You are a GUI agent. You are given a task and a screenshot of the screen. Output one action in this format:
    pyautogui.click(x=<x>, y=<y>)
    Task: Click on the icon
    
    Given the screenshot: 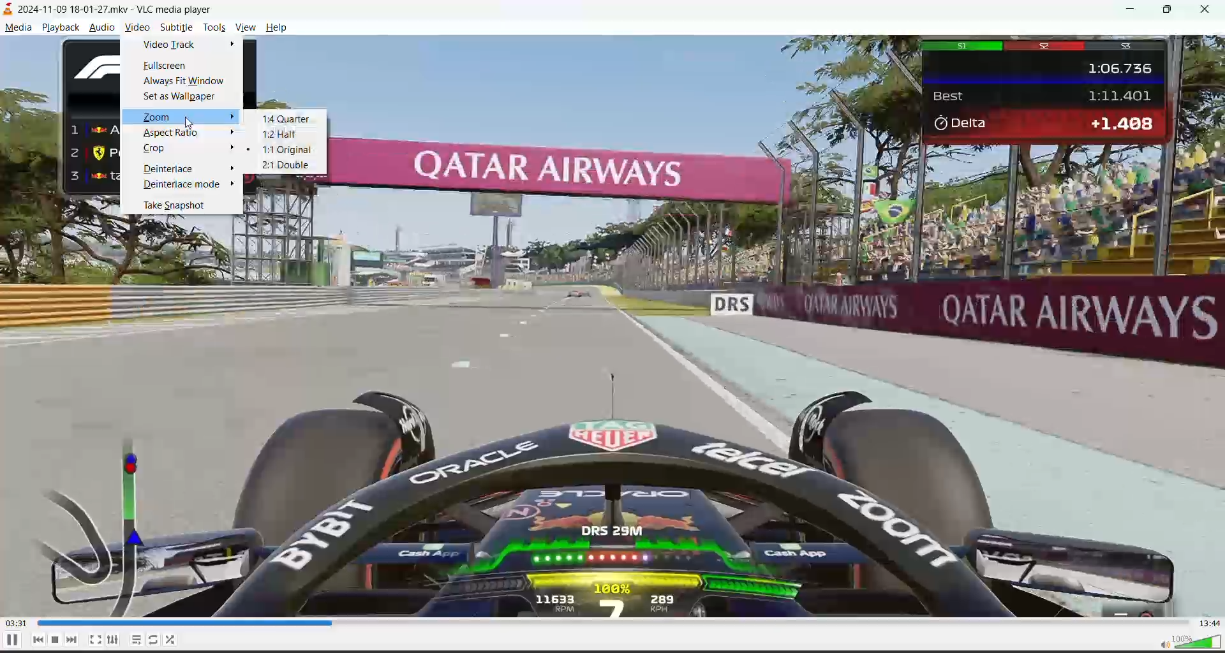 What is the action you would take?
    pyautogui.click(x=10, y=10)
    